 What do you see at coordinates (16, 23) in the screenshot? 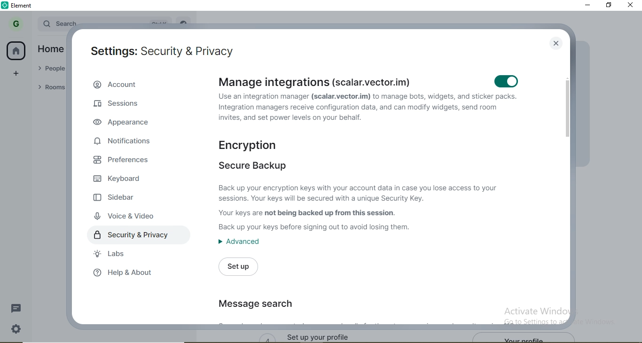
I see `G` at bounding box center [16, 23].